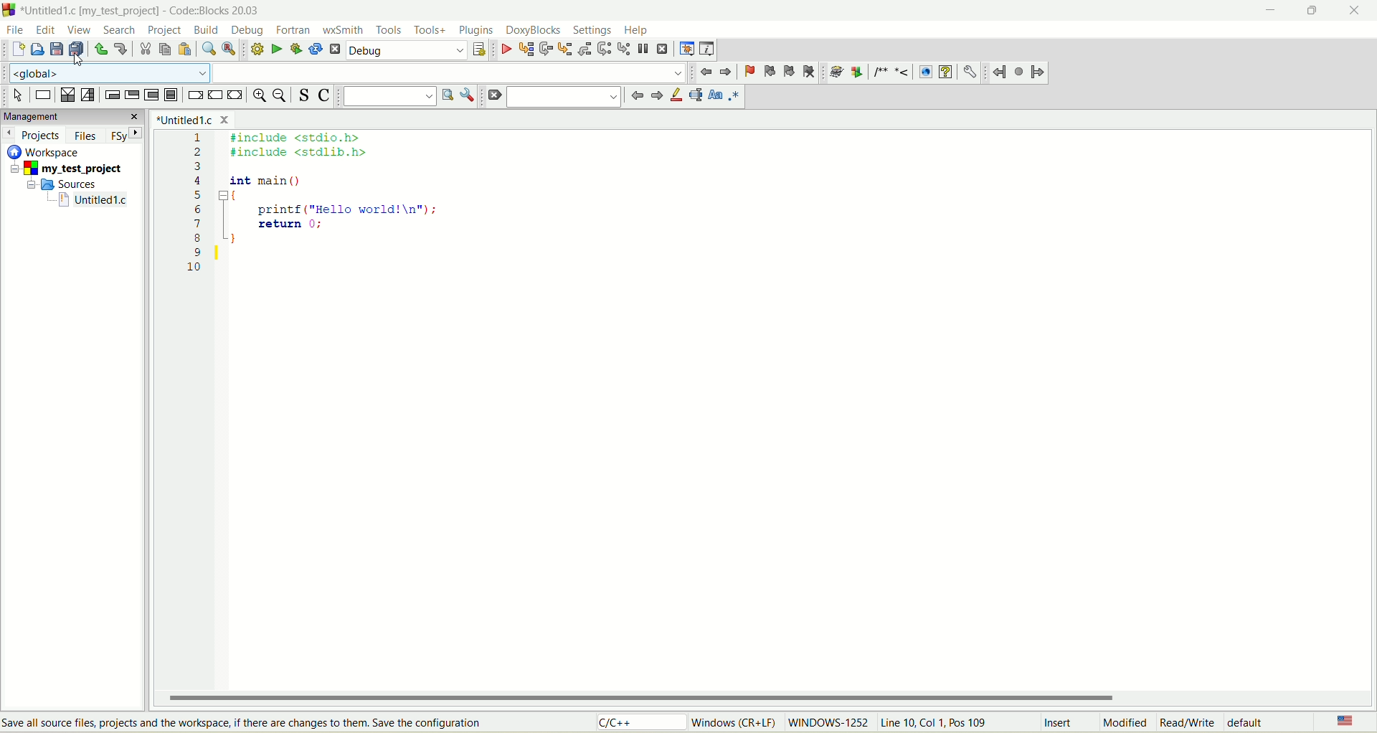 This screenshot has height=733, width=1377. I want to click on ,anagement, so click(72, 117).